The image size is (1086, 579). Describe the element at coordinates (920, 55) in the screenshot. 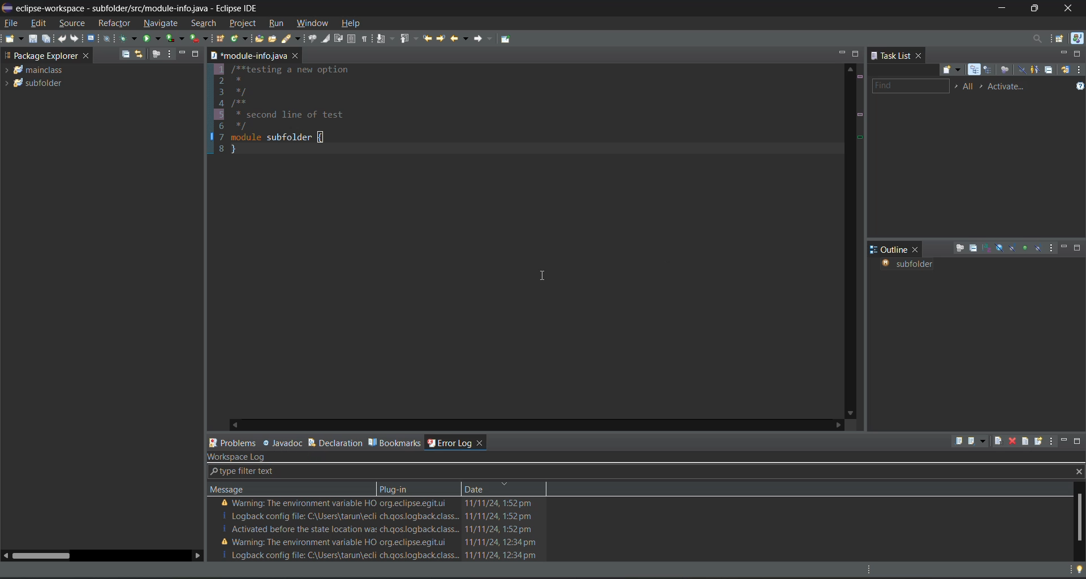

I see `close` at that location.